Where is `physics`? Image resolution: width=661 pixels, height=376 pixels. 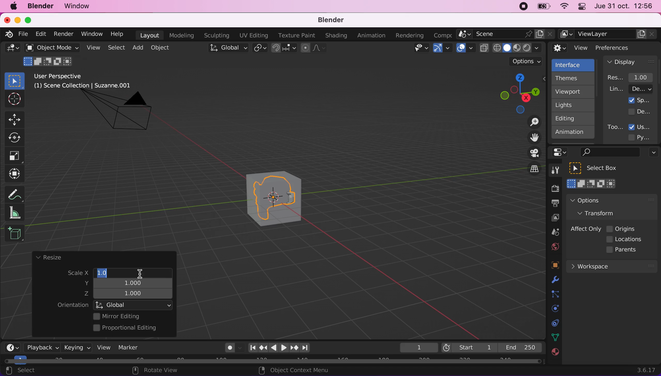 physics is located at coordinates (554, 280).